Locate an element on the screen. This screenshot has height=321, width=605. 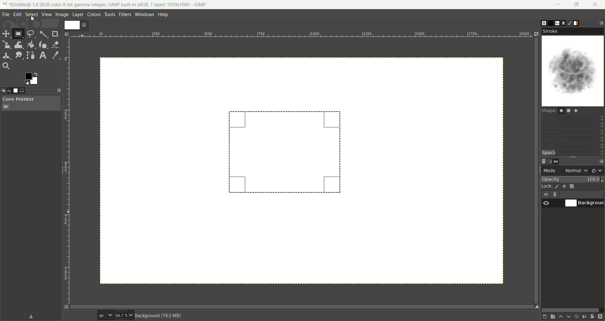
switch to another group of modes is located at coordinates (597, 170).